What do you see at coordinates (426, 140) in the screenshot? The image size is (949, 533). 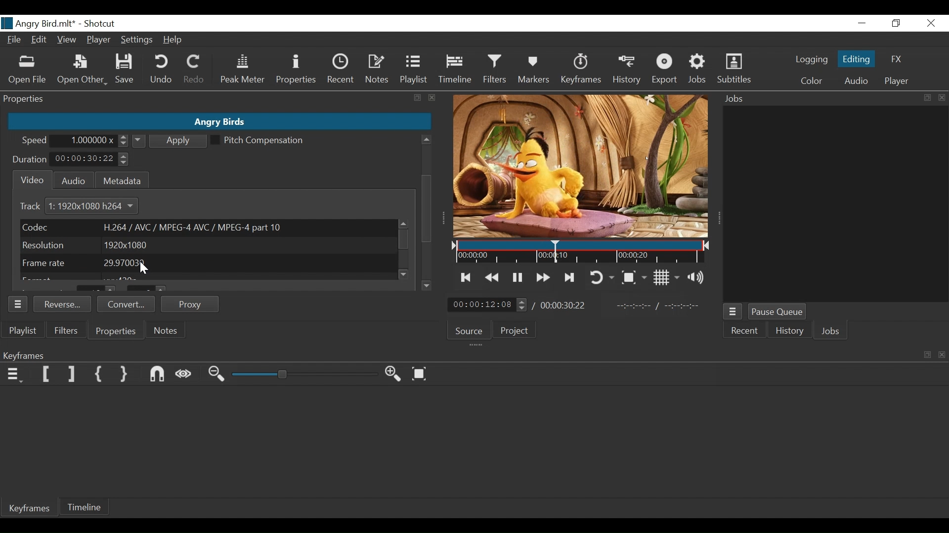 I see `Scroll up` at bounding box center [426, 140].